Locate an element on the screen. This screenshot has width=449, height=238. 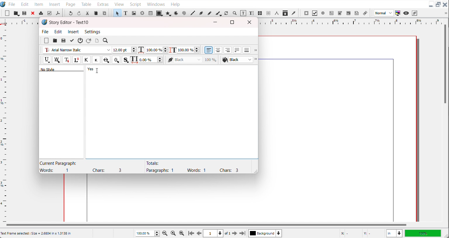
Text width adjuster is located at coordinates (157, 50).